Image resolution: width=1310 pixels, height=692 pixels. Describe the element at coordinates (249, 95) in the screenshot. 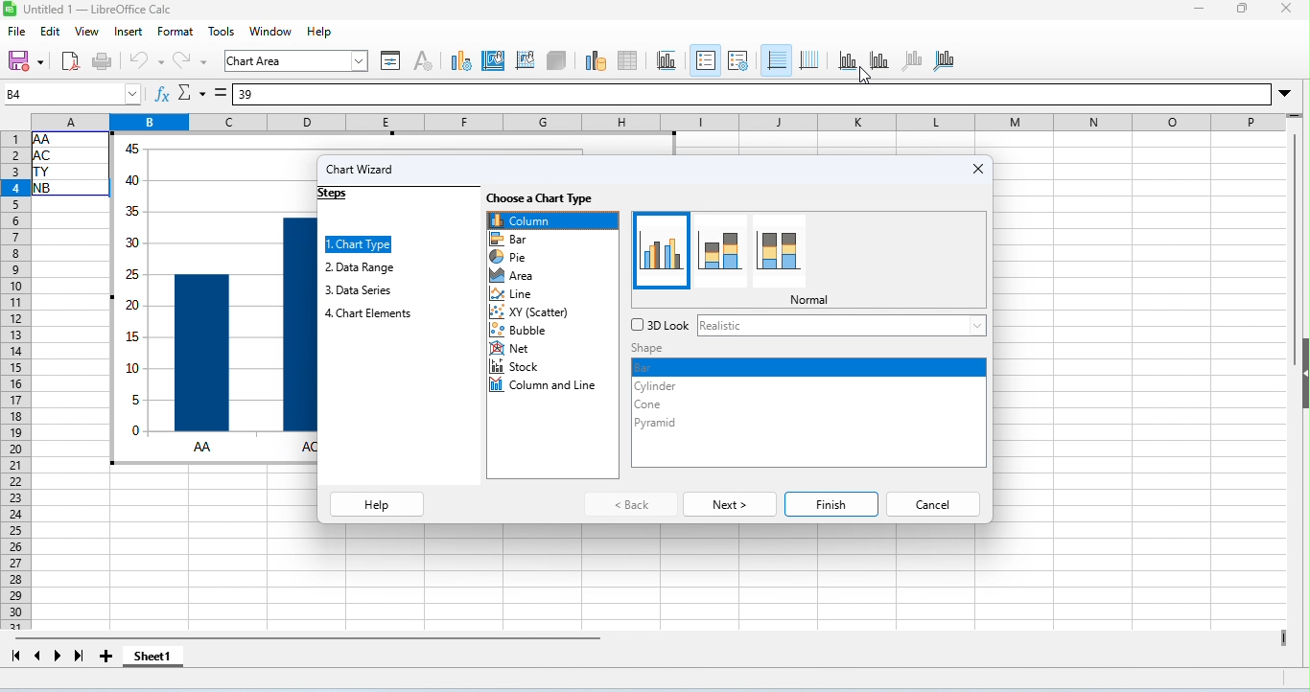

I see `39` at that location.